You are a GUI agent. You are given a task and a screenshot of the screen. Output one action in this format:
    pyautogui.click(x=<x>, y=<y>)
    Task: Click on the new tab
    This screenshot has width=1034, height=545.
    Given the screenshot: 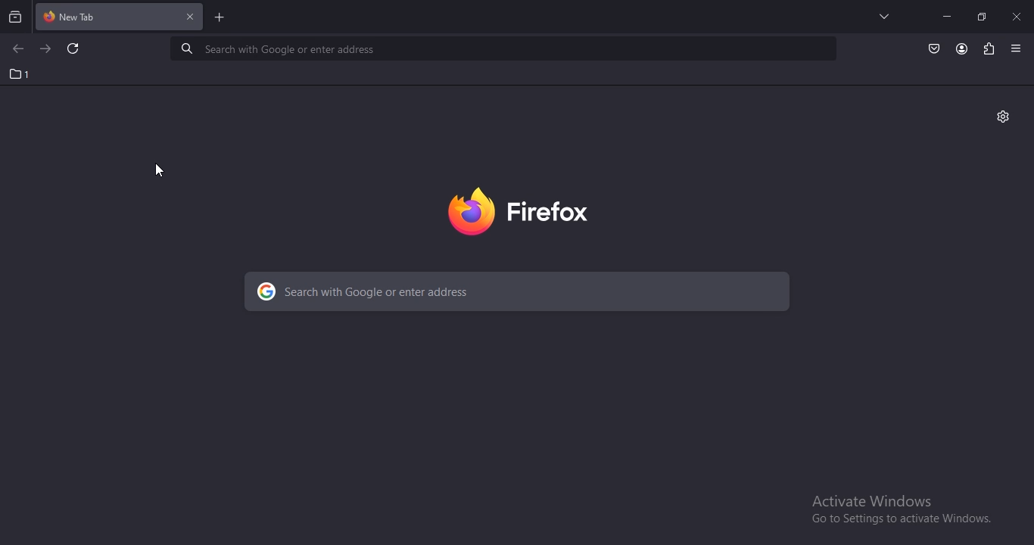 What is the action you would take?
    pyautogui.click(x=220, y=19)
    